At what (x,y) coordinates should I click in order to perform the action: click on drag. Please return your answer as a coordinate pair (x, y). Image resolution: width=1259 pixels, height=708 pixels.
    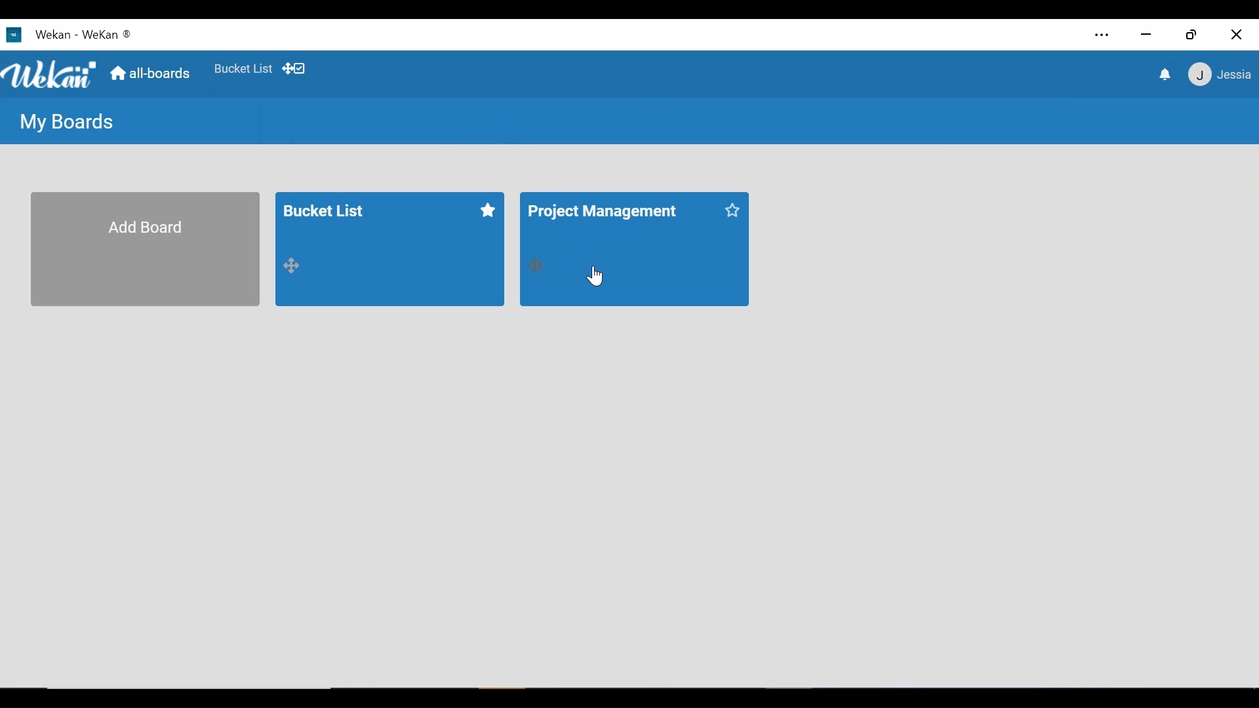
    Looking at the image, I should click on (296, 267).